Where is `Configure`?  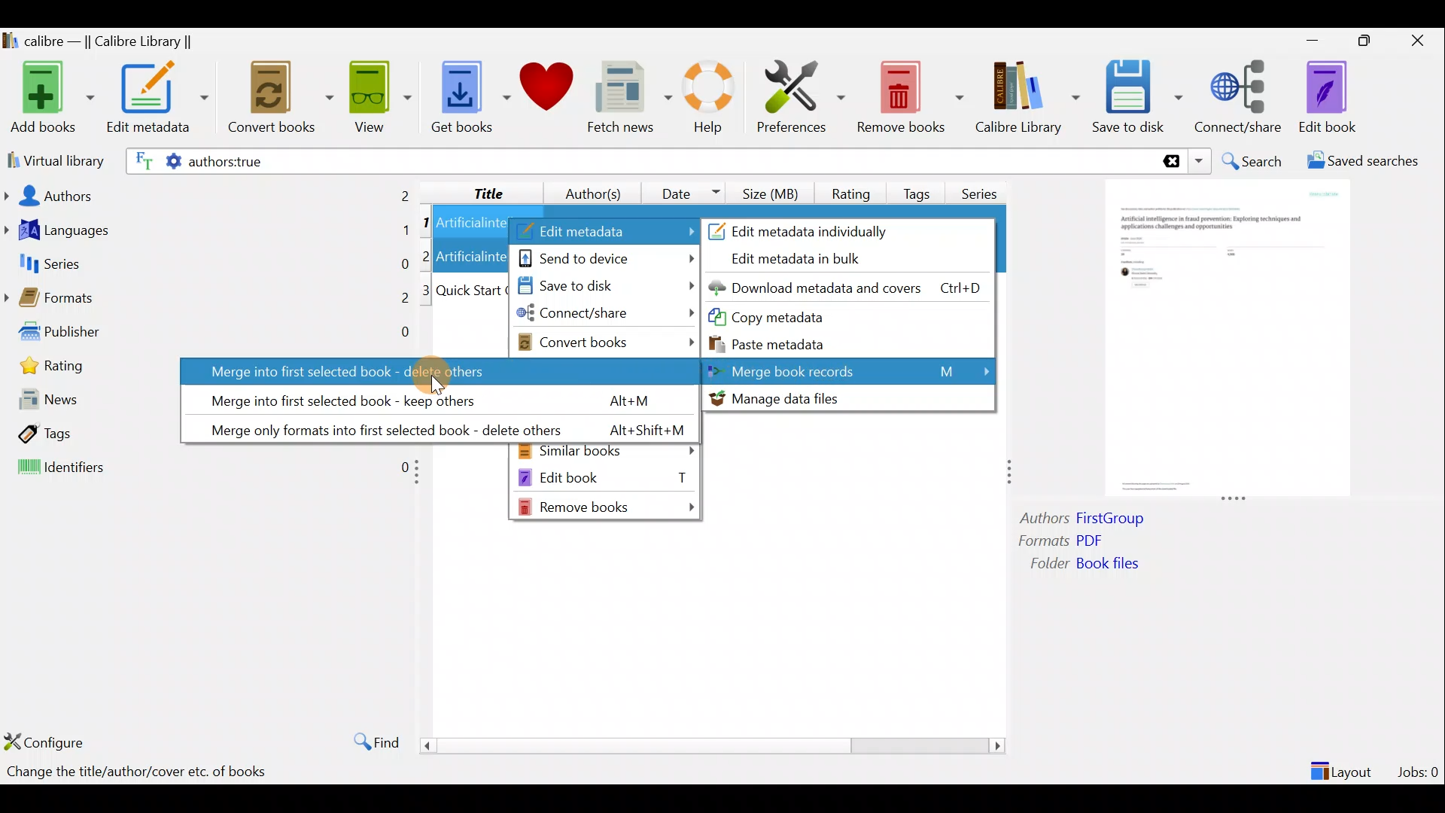 Configure is located at coordinates (48, 741).